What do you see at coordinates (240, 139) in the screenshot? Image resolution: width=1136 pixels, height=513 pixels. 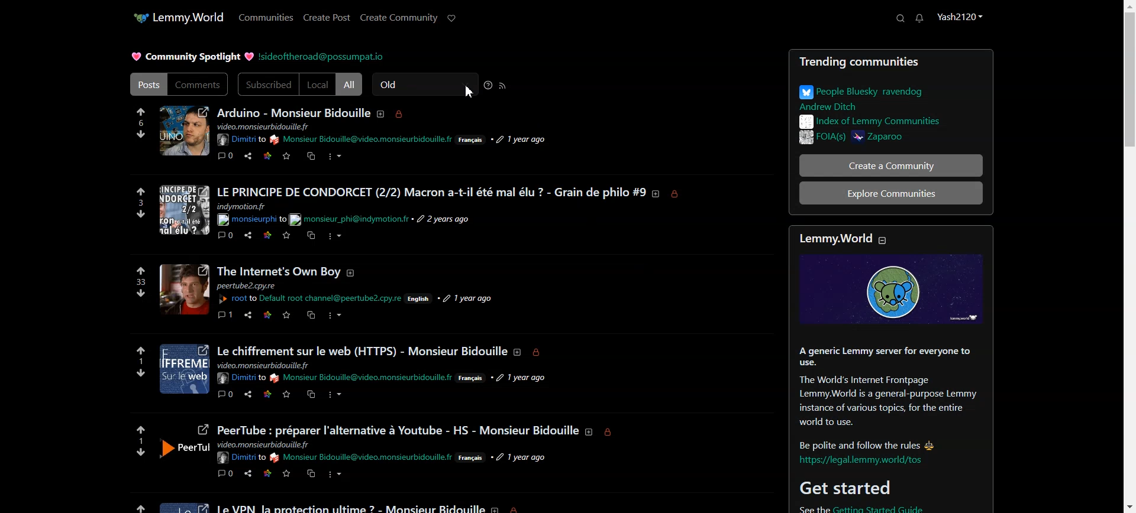 I see `Hyperlink` at bounding box center [240, 139].